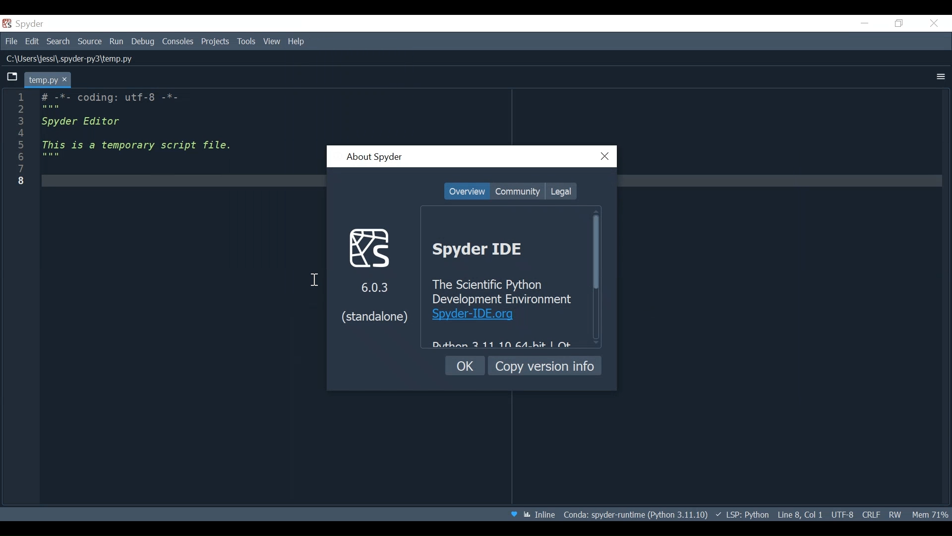 The image size is (952, 536). I want to click on Source, so click(90, 42).